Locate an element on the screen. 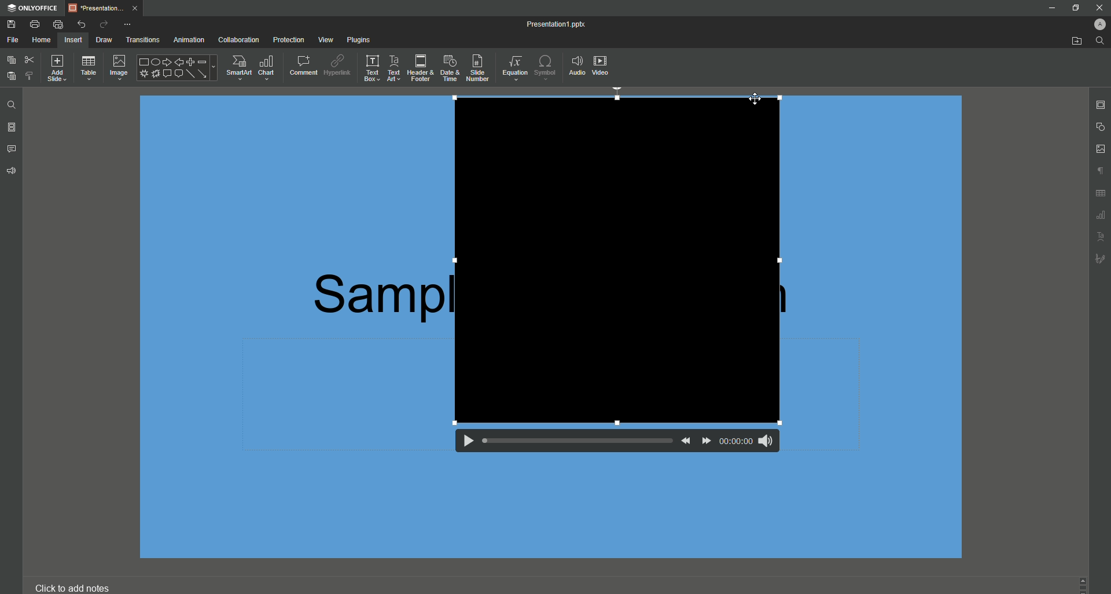 The width and height of the screenshot is (1111, 594). Header and Footer is located at coordinates (420, 68).